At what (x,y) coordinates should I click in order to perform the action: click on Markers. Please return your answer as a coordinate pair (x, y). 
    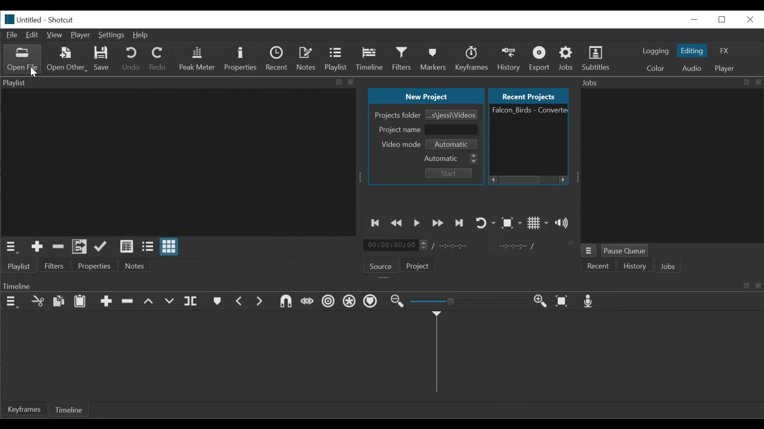
    Looking at the image, I should click on (433, 60).